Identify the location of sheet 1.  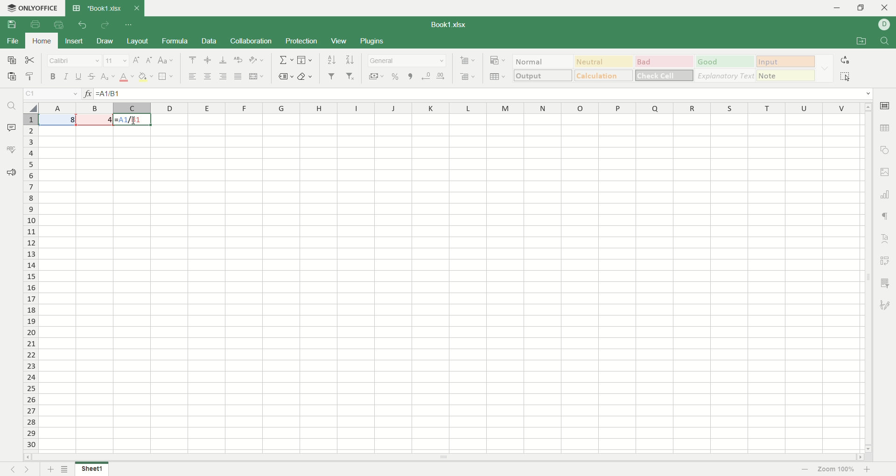
(92, 469).